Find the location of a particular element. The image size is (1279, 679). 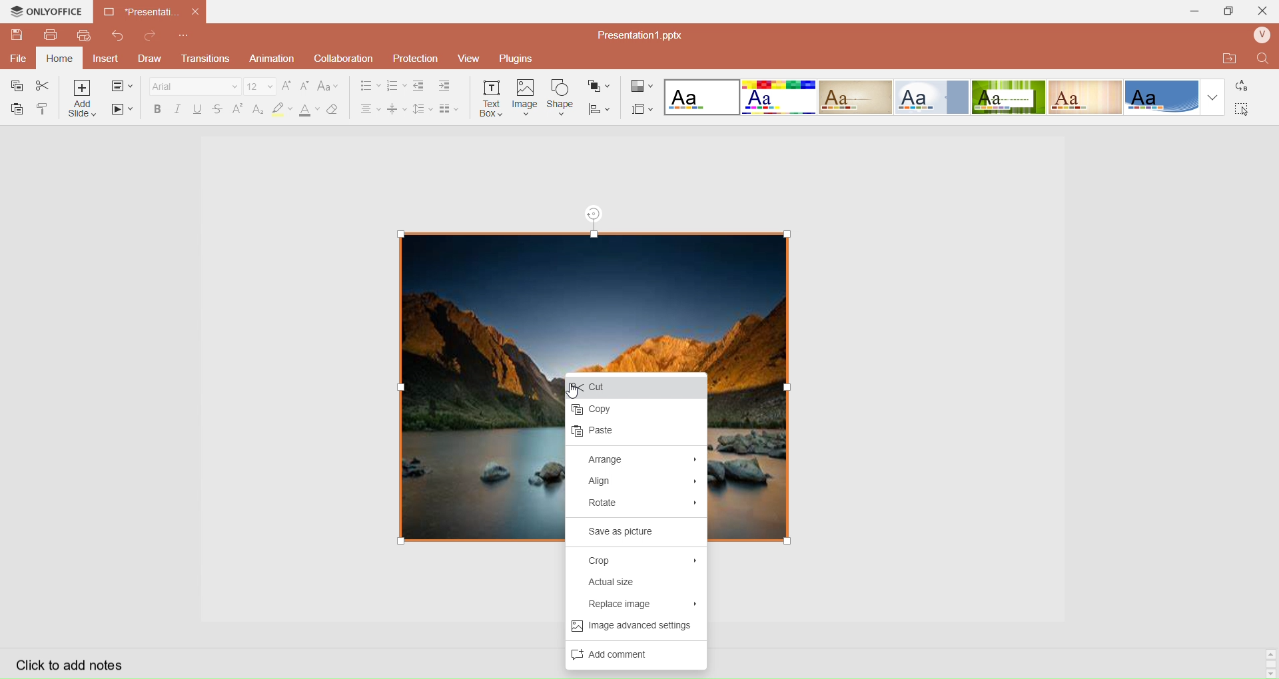

Image advance settings  is located at coordinates (636, 628).